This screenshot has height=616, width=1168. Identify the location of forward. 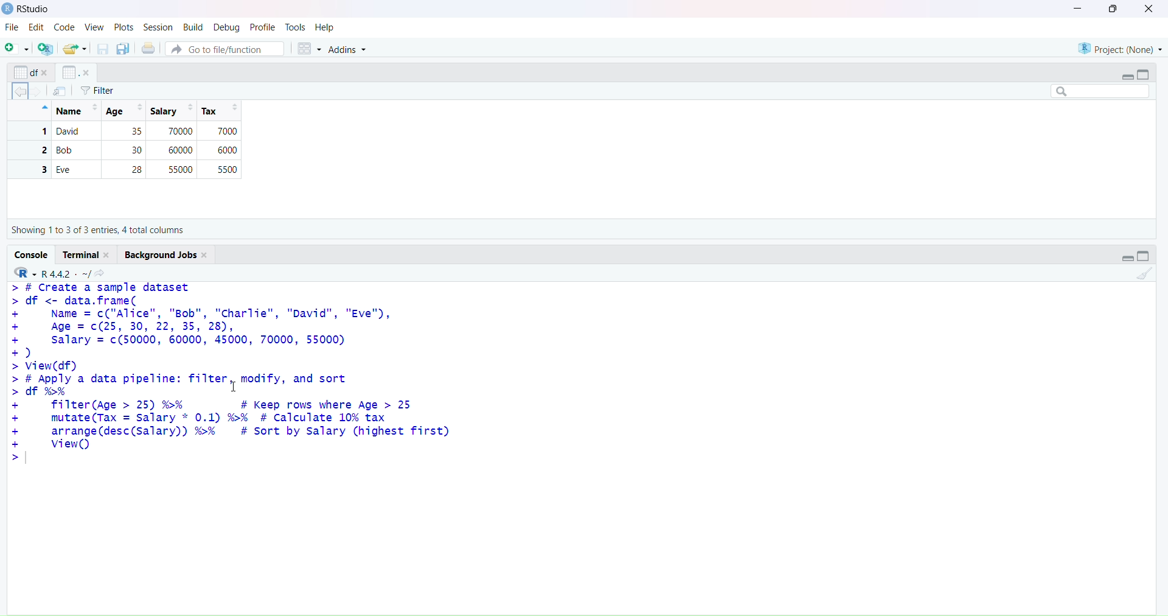
(38, 91).